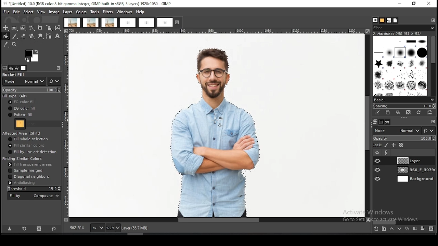 Image resolution: width=438 pixels, height=246 pixels. Describe the element at coordinates (378, 161) in the screenshot. I see `layer visibility on/off` at that location.